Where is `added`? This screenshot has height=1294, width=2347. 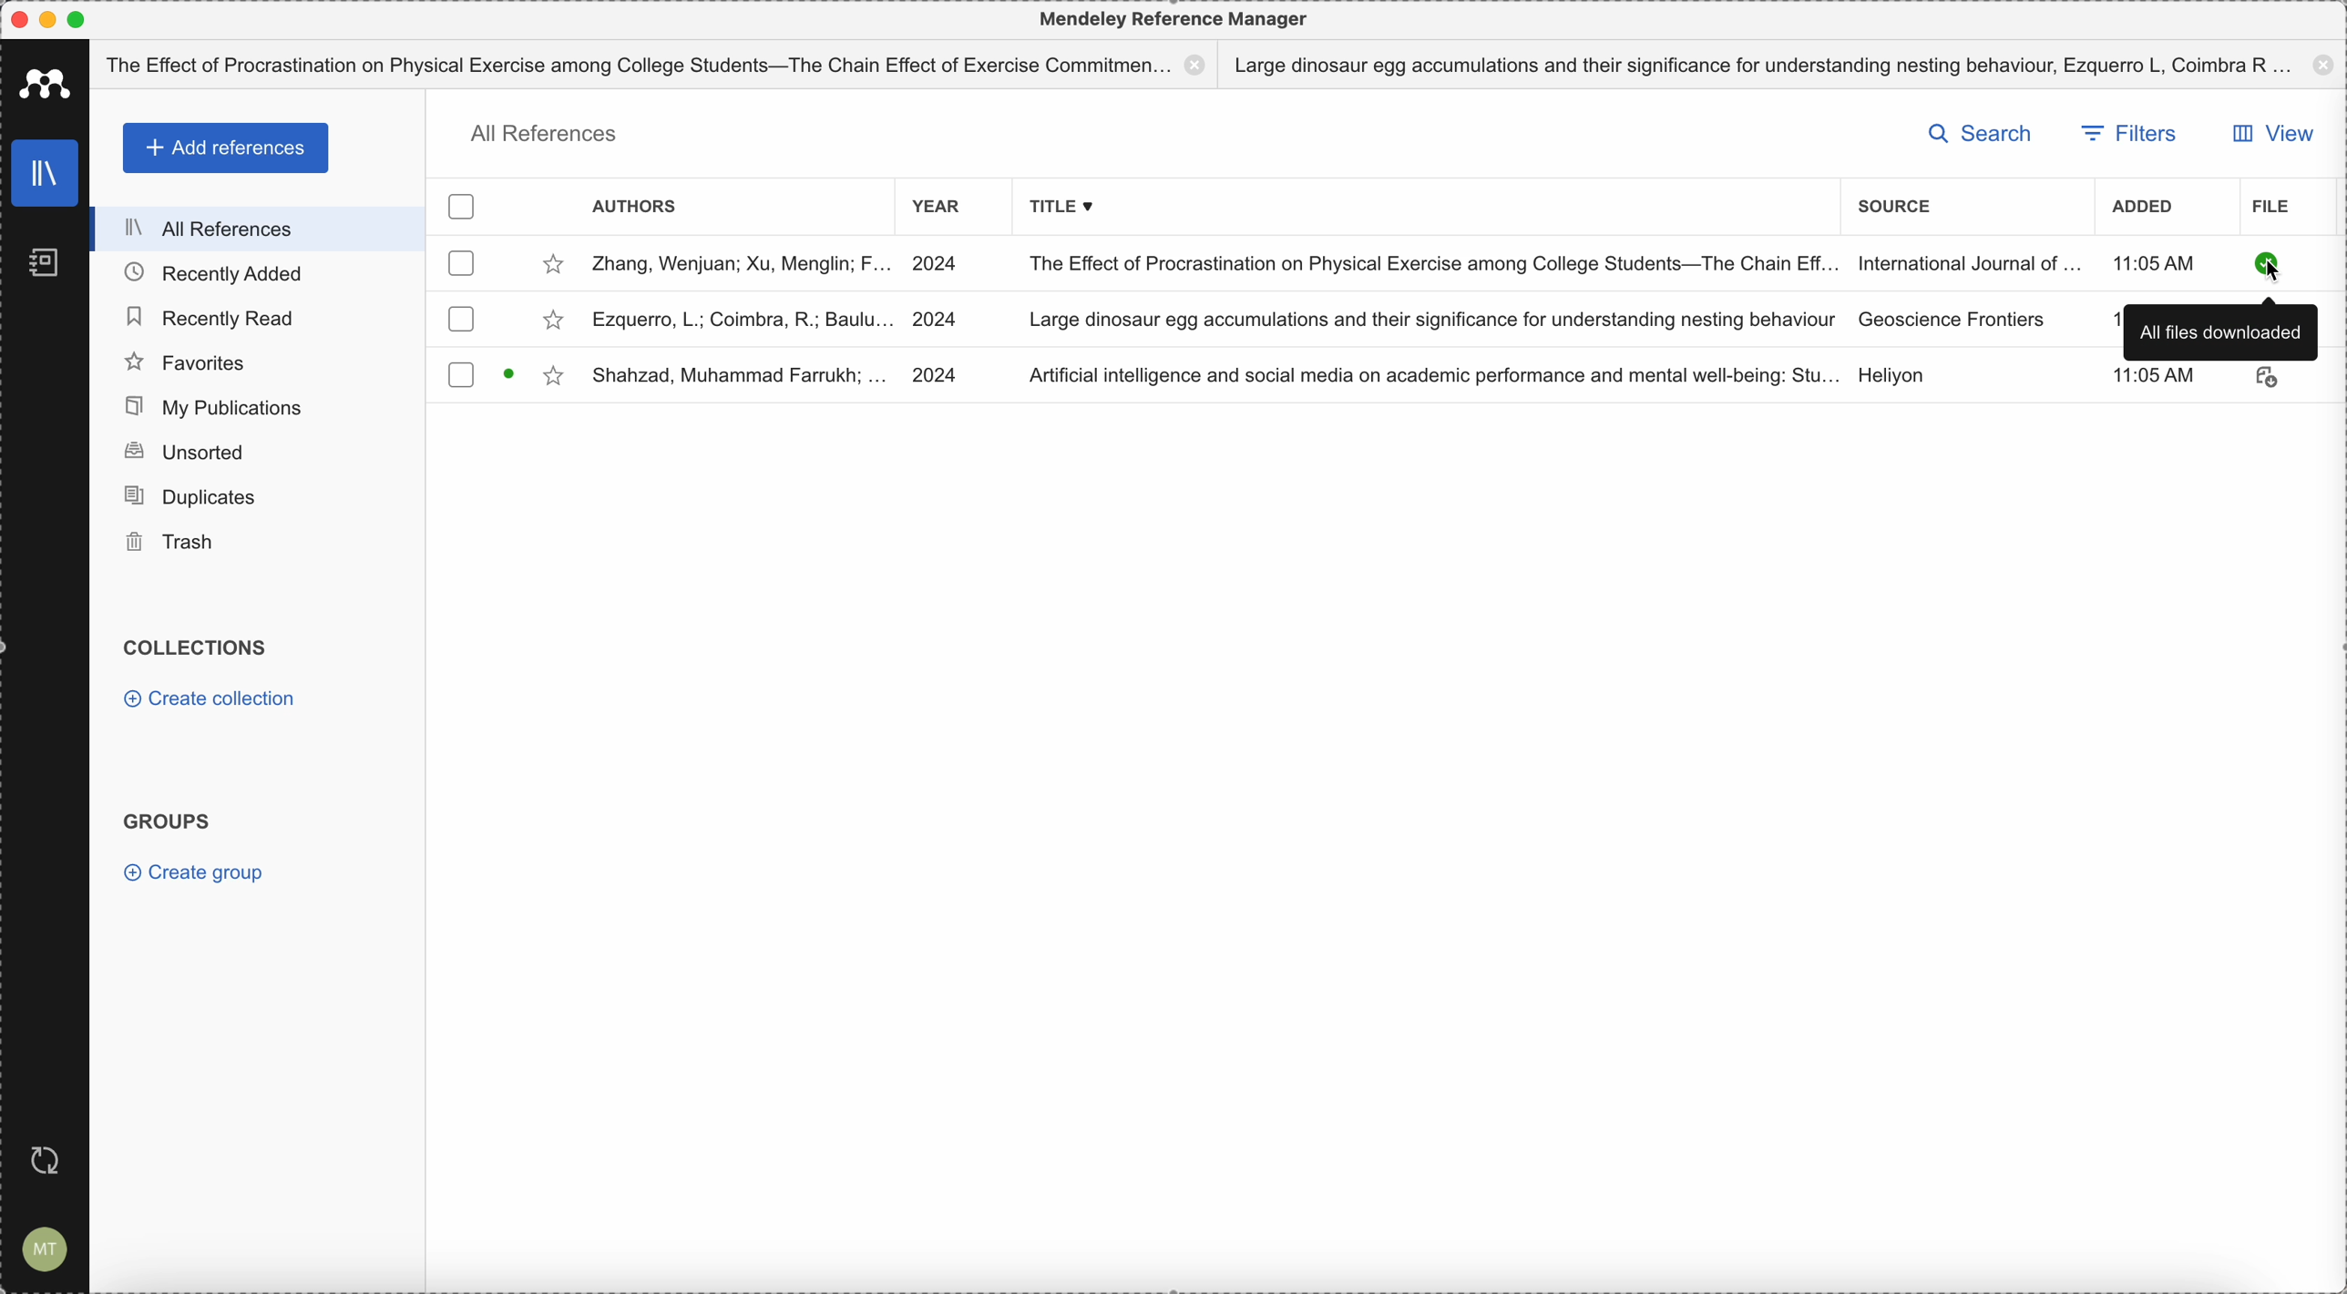 added is located at coordinates (2149, 205).